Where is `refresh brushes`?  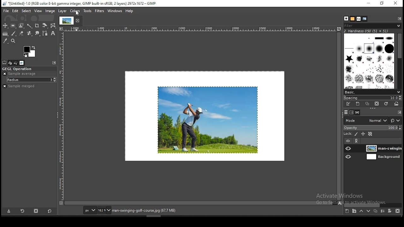
refresh brushes is located at coordinates (386, 104).